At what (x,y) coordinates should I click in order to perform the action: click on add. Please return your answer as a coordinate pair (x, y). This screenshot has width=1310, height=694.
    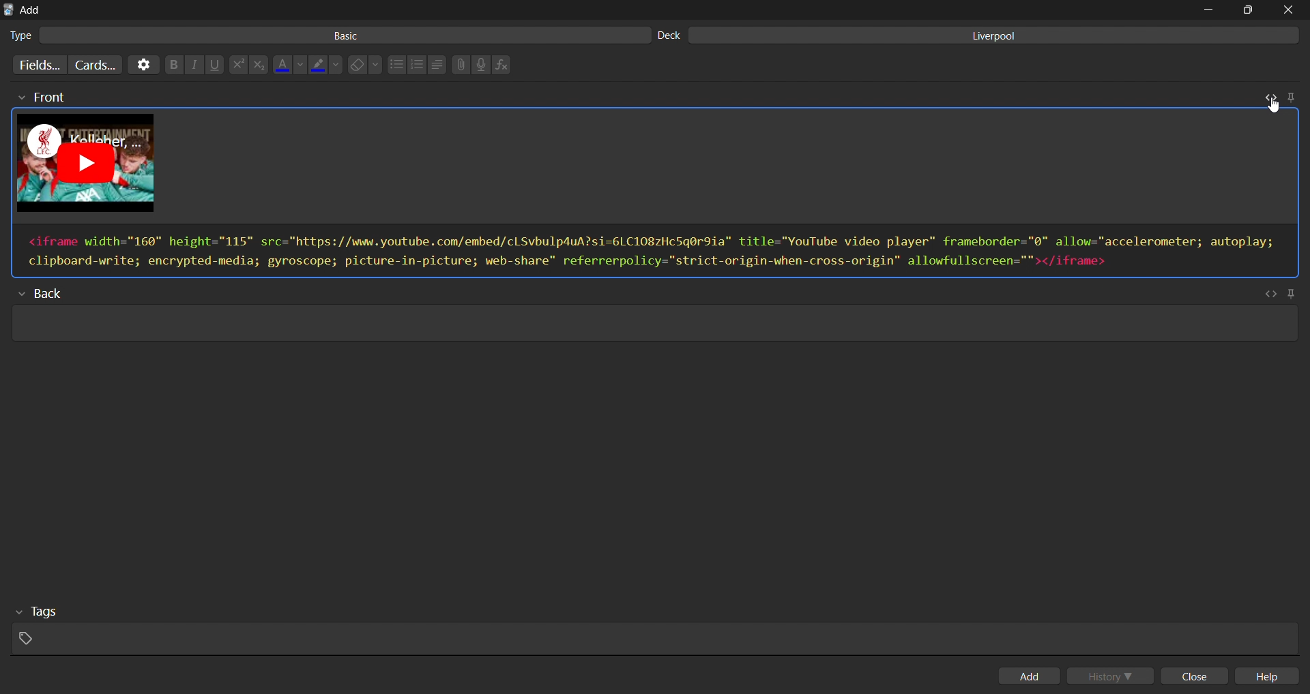
    Looking at the image, I should click on (1032, 676).